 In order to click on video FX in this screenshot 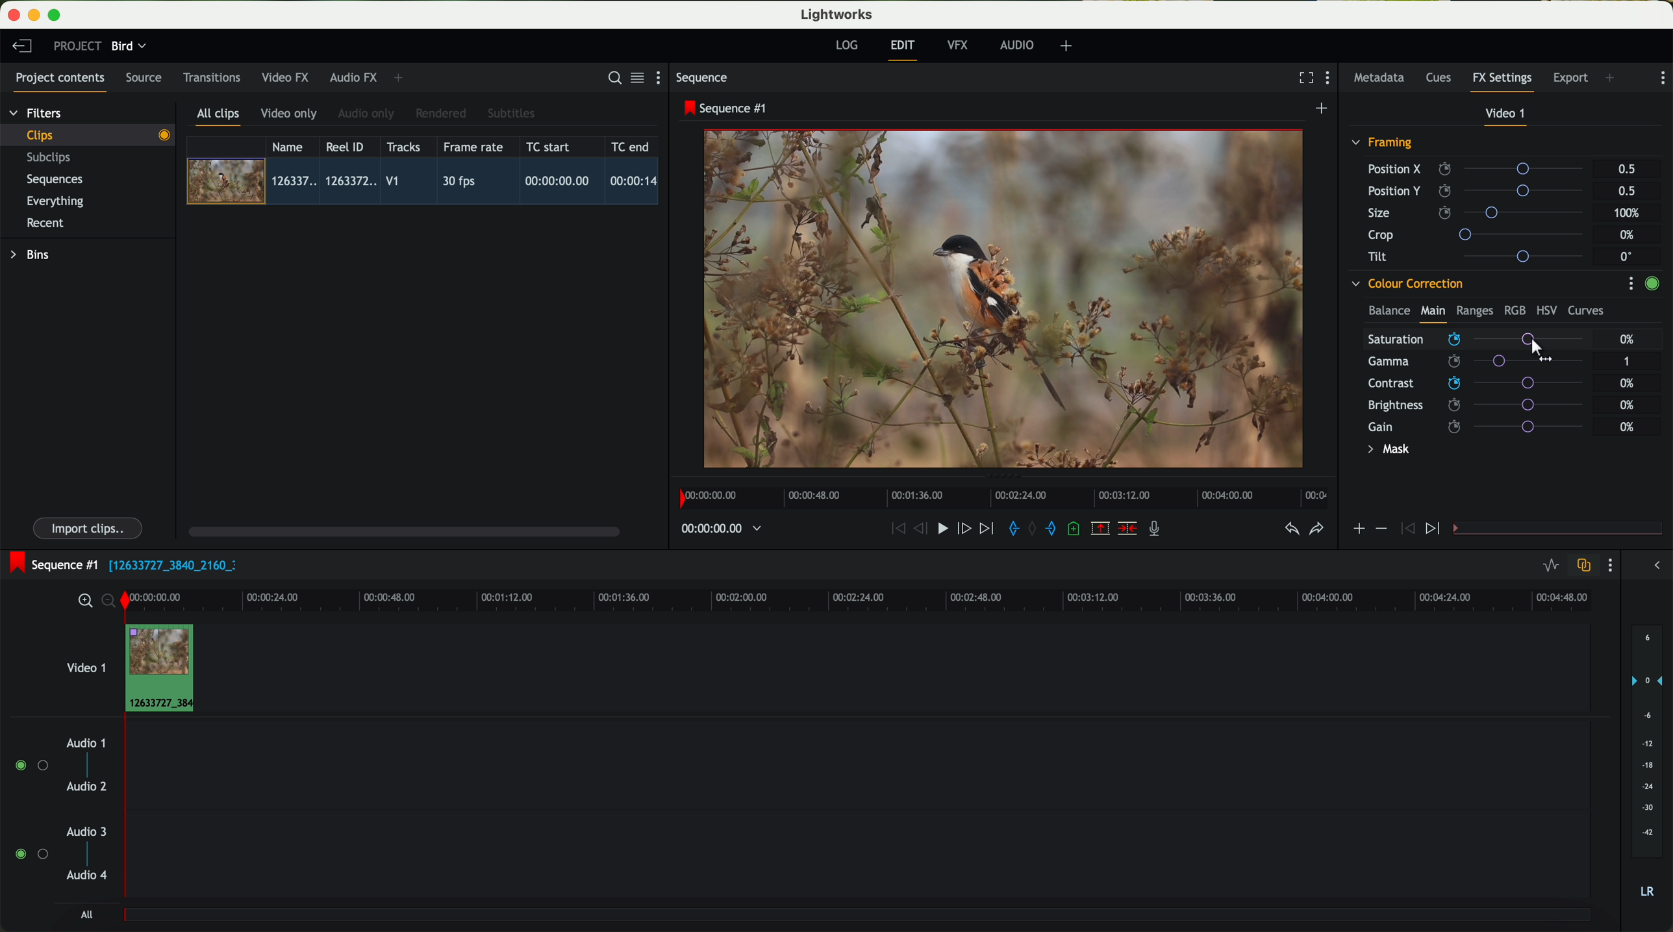, I will do `click(288, 77)`.